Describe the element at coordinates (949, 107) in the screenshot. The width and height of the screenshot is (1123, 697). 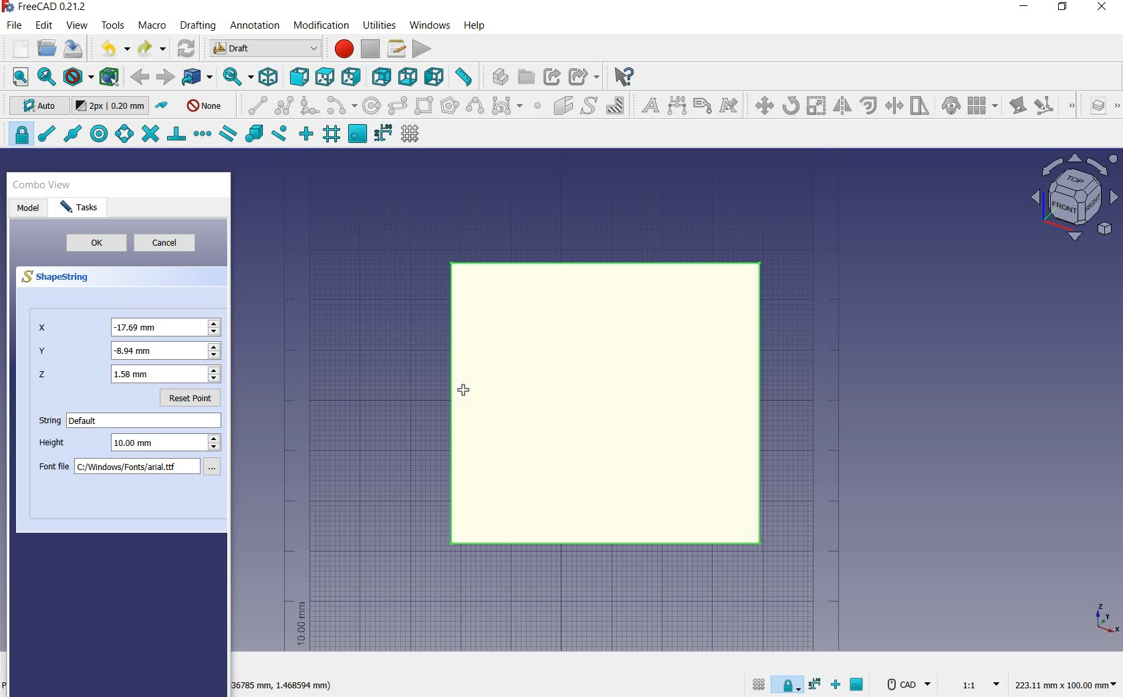
I see `create a clone` at that location.